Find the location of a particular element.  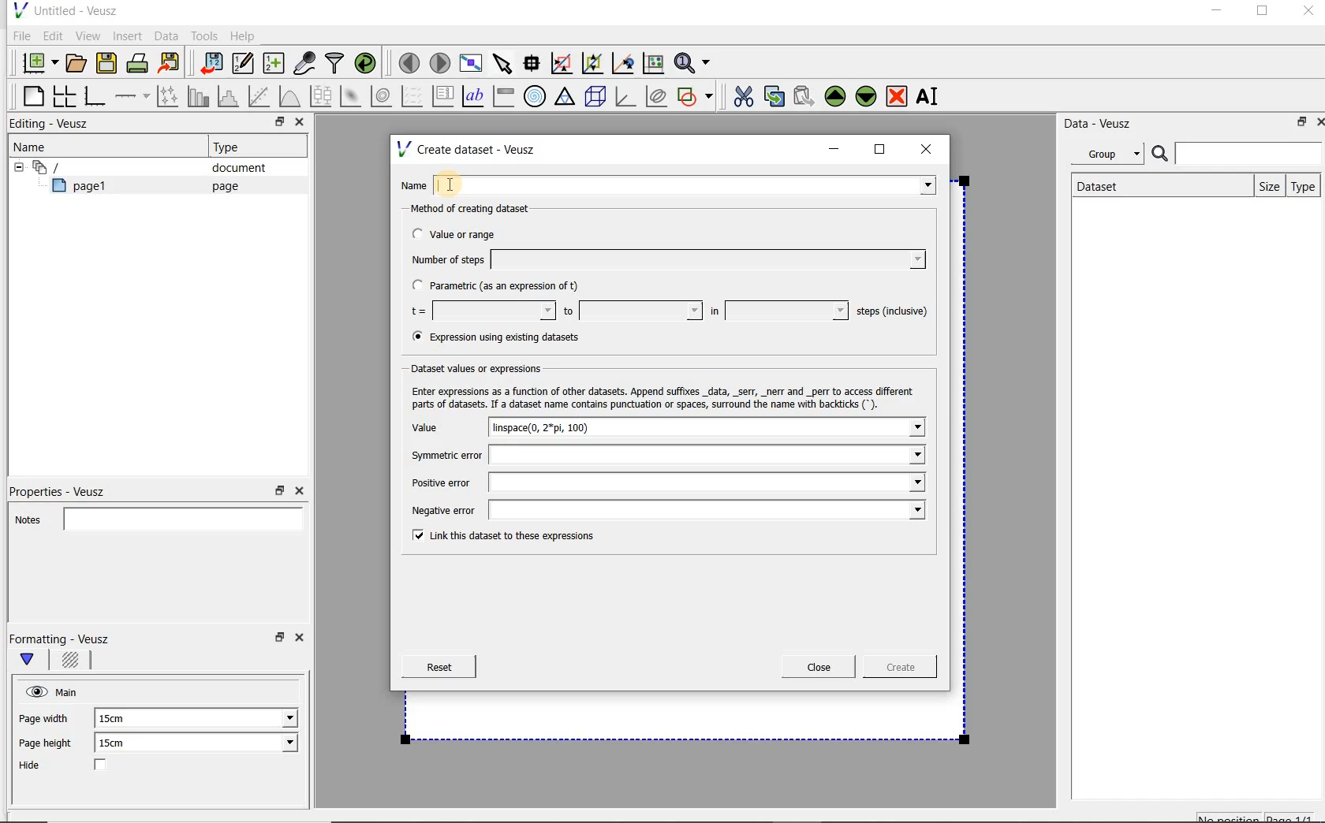

Search bar is located at coordinates (1237, 152).